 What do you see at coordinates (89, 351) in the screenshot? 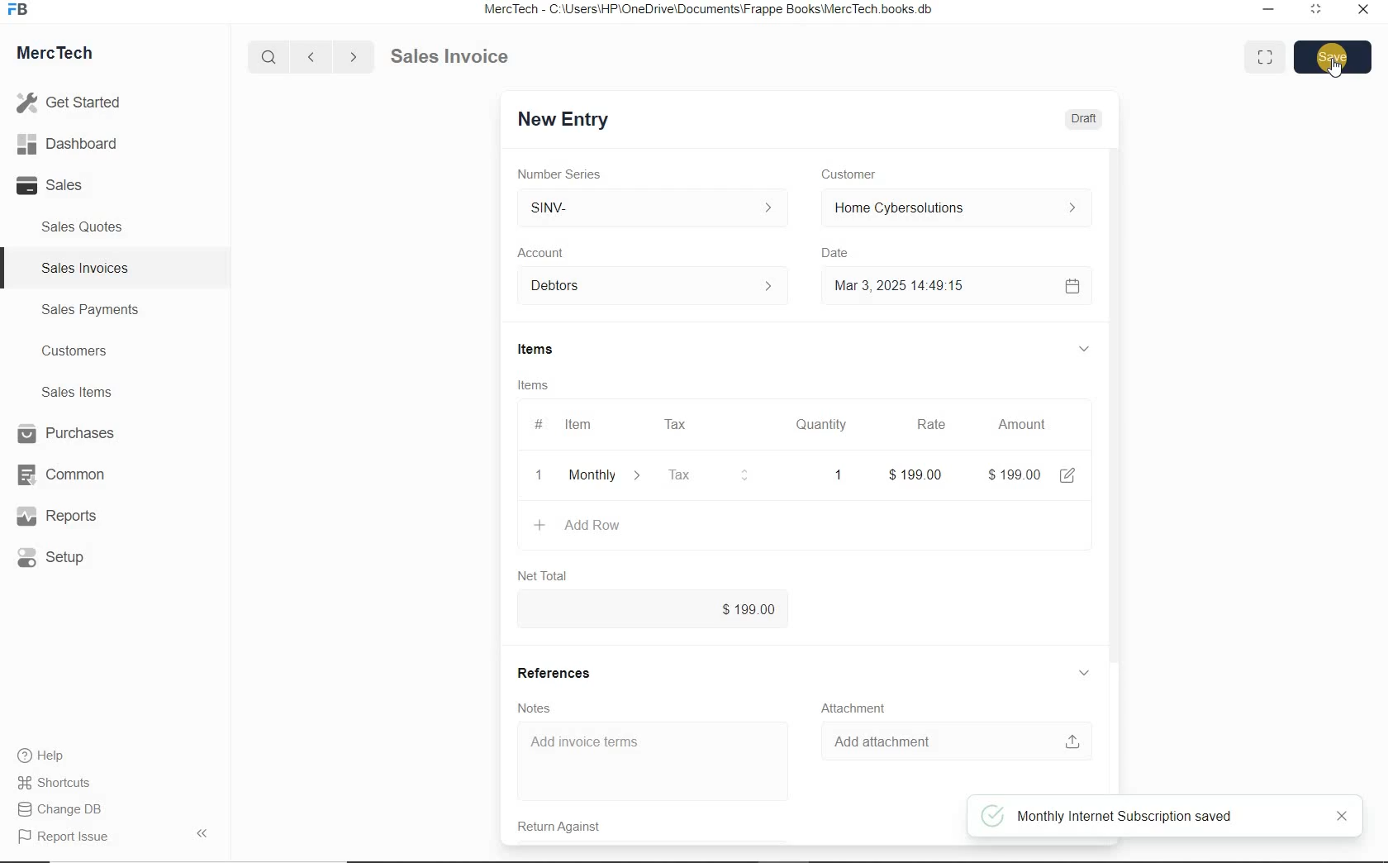
I see `Customers` at bounding box center [89, 351].